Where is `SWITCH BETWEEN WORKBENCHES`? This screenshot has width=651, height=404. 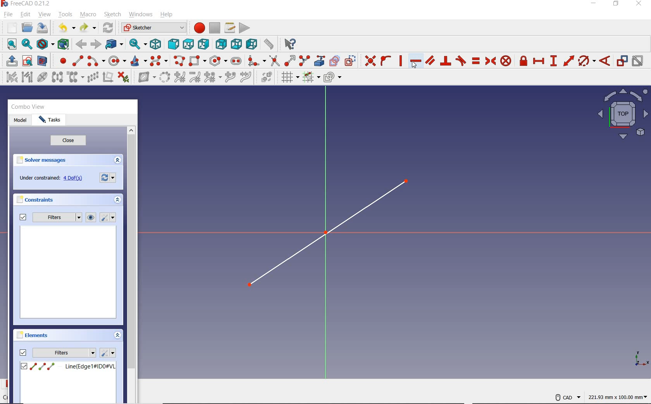 SWITCH BETWEEN WORKBENCHES is located at coordinates (154, 27).